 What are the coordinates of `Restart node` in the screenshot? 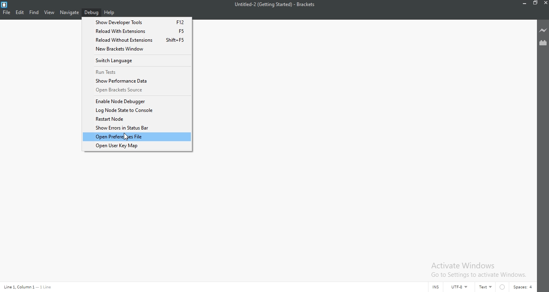 It's located at (137, 119).